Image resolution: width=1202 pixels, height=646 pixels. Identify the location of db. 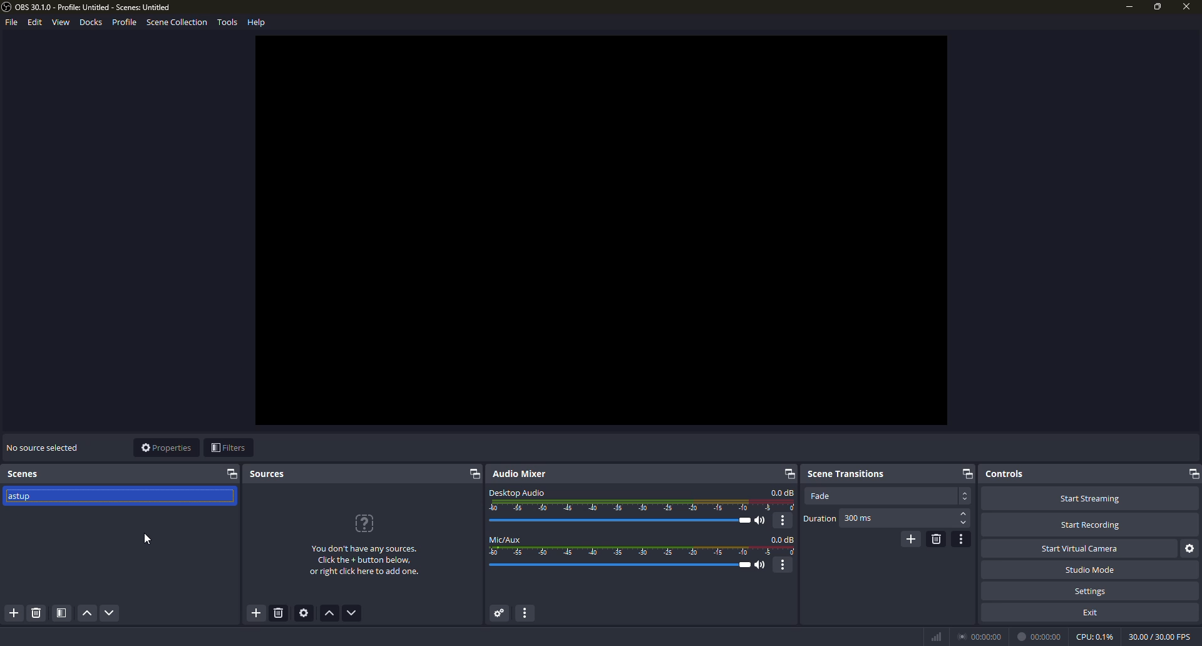
(783, 493).